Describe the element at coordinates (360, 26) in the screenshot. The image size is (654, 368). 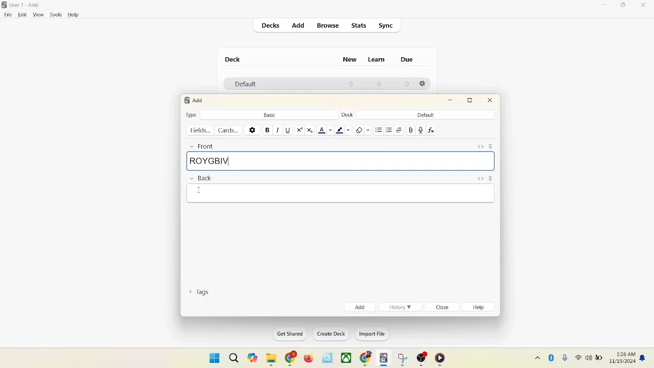
I see `stats` at that location.